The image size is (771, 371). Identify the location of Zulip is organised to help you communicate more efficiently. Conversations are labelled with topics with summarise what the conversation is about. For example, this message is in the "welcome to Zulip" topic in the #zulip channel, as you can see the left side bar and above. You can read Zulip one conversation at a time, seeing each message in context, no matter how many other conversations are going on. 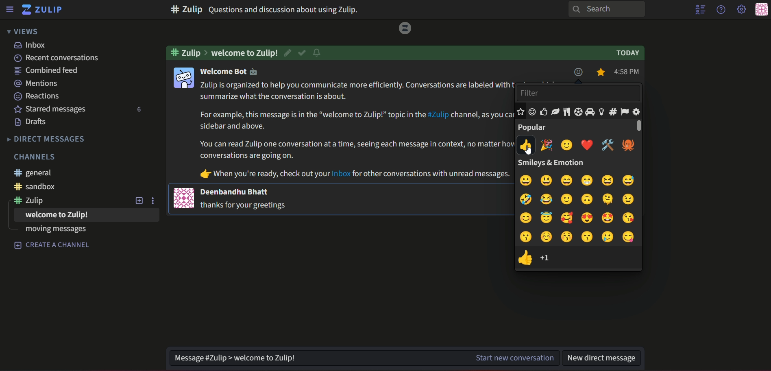
(355, 120).